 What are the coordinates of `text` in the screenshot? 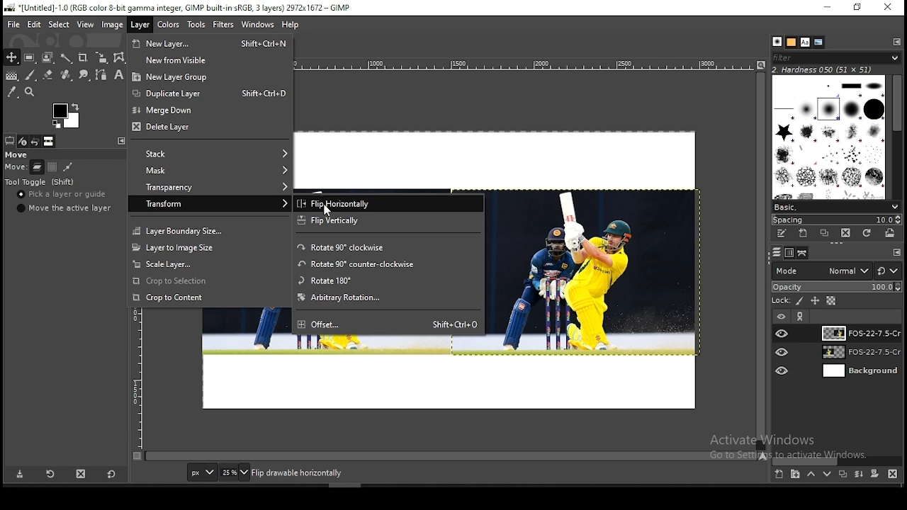 It's located at (823, 69).